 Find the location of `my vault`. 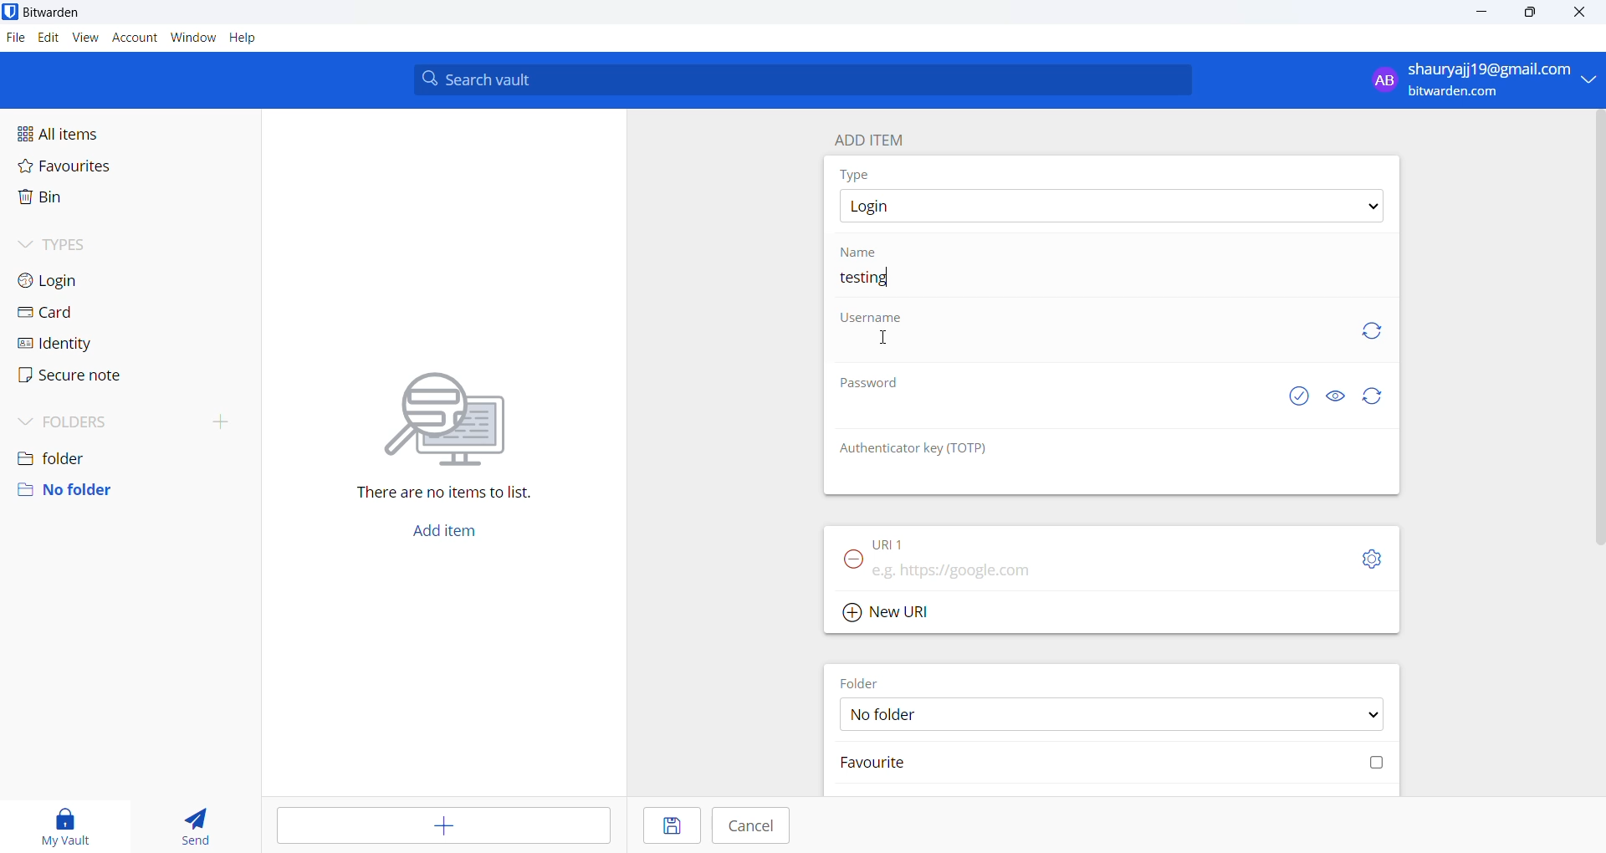

my vault is located at coordinates (66, 822).